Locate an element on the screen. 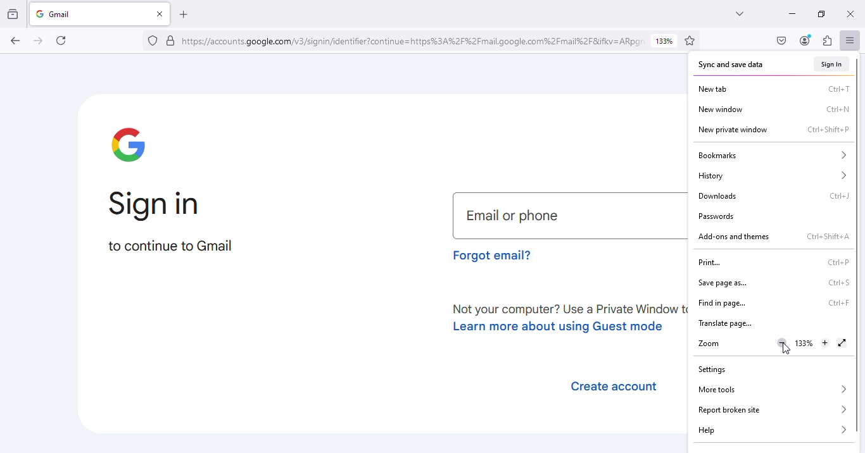 The width and height of the screenshot is (865, 453). shortcut for new tab is located at coordinates (838, 88).